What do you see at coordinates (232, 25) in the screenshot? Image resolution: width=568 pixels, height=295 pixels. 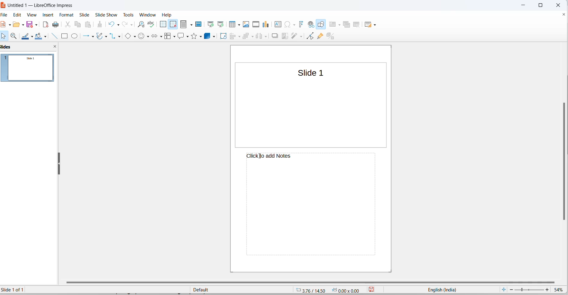 I see `insert table` at bounding box center [232, 25].